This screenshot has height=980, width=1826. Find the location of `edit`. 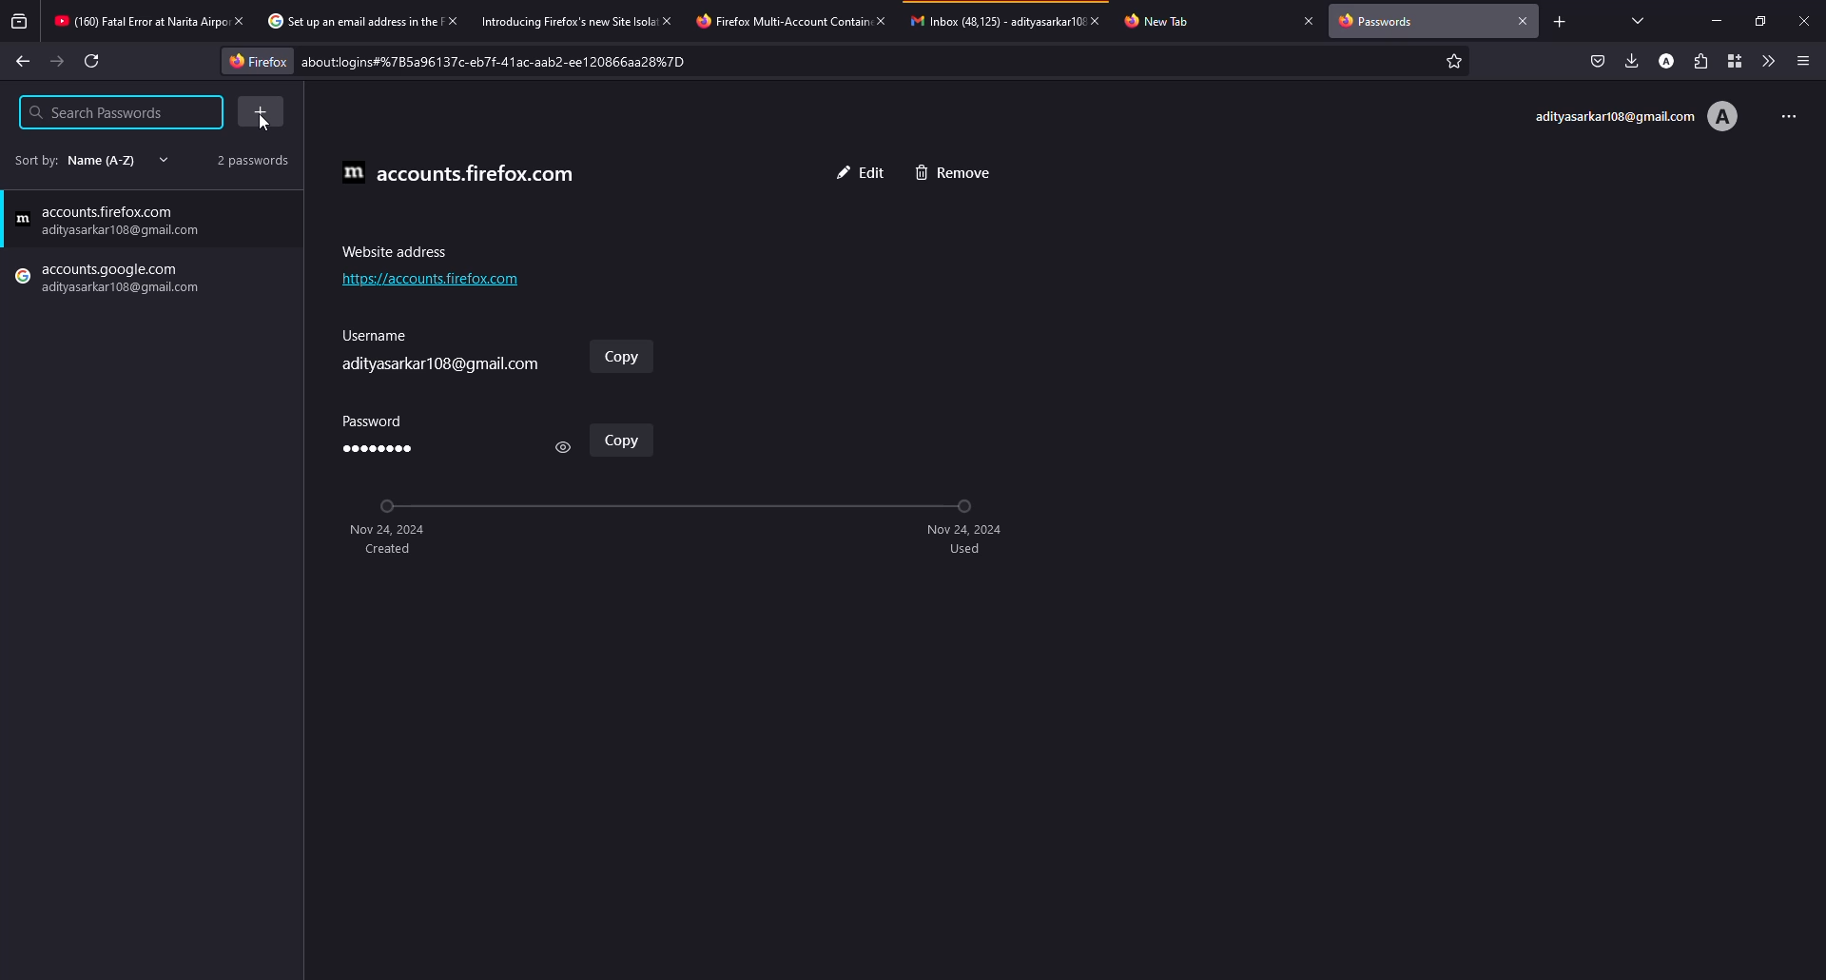

edit is located at coordinates (854, 171).